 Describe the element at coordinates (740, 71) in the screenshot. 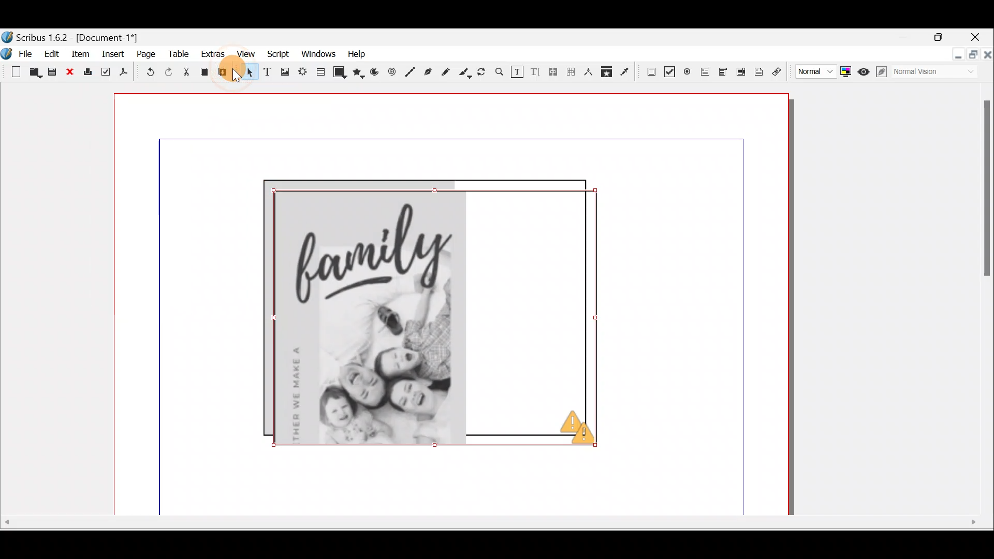

I see `PDF list box` at that location.